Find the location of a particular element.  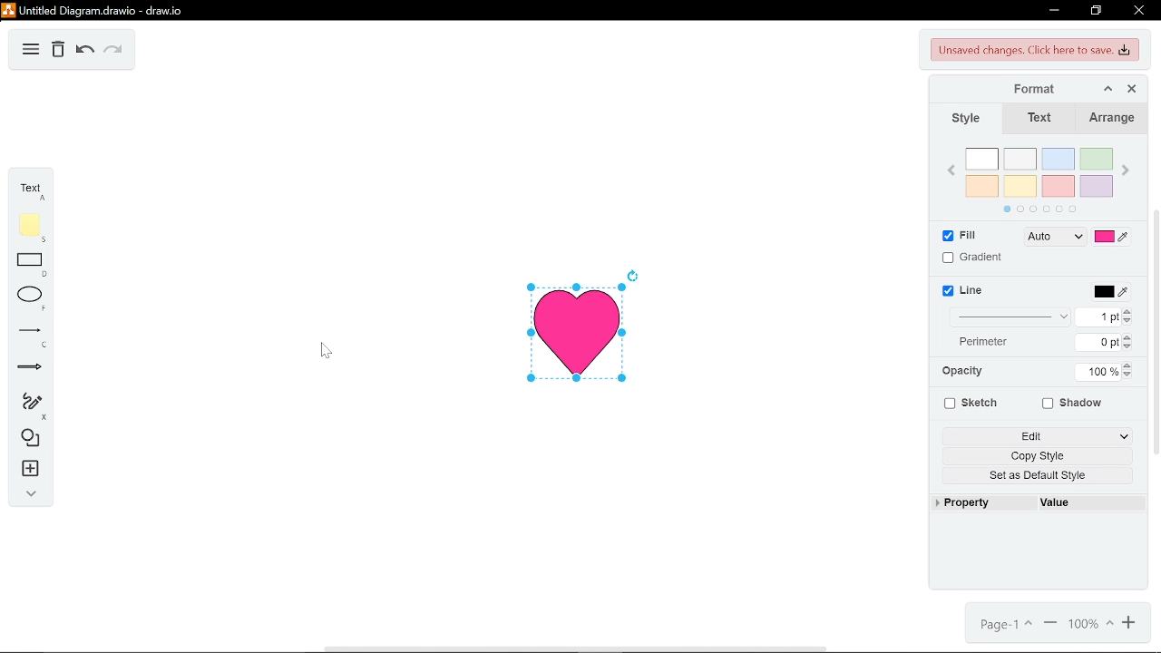

0pt is located at coordinates (1105, 343).